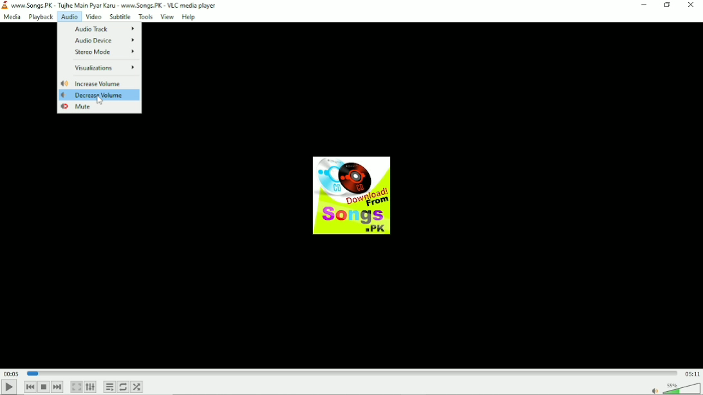  Describe the element at coordinates (137, 387) in the screenshot. I see `Random` at that location.